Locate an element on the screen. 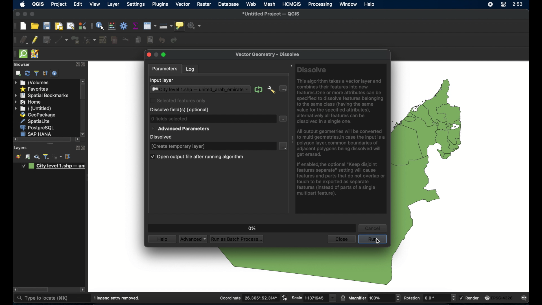 Image resolution: width=542 pixels, height=305 pixels. scroll right arrow is located at coordinates (78, 140).